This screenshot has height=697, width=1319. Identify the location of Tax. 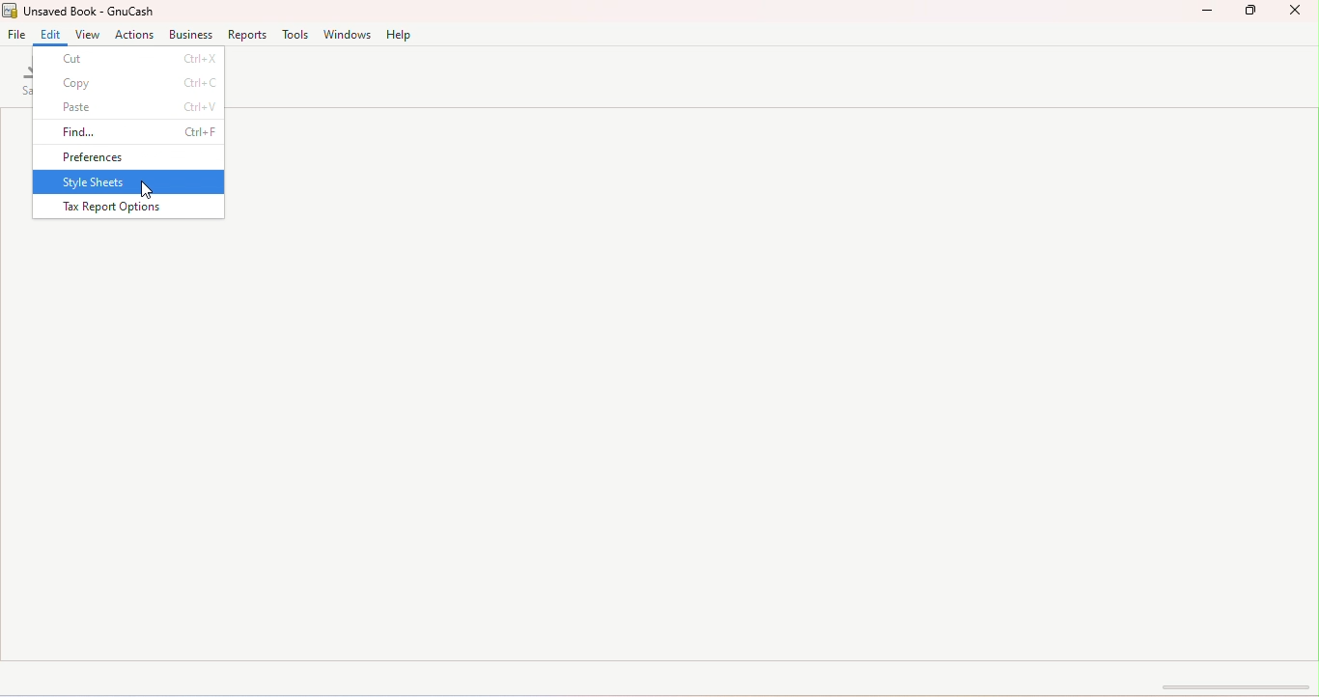
(127, 208).